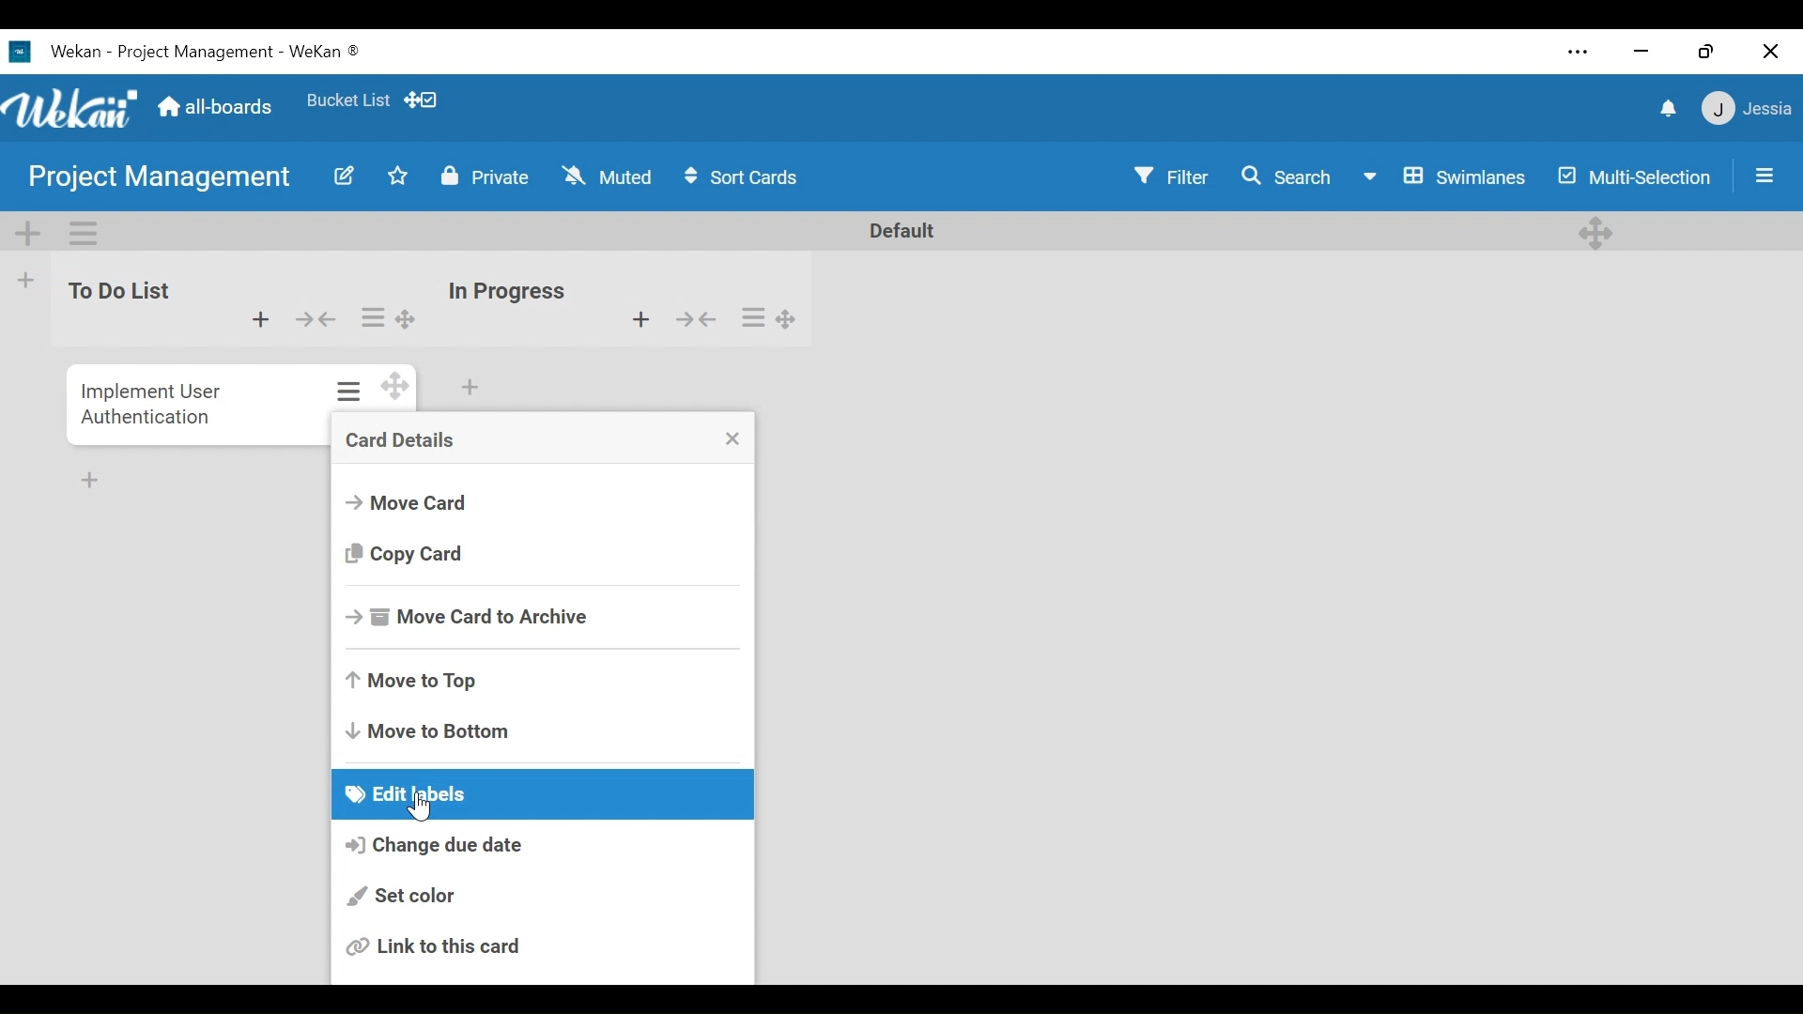 The height and width of the screenshot is (1014, 1803). What do you see at coordinates (1765, 176) in the screenshot?
I see `open/close side pane` at bounding box center [1765, 176].